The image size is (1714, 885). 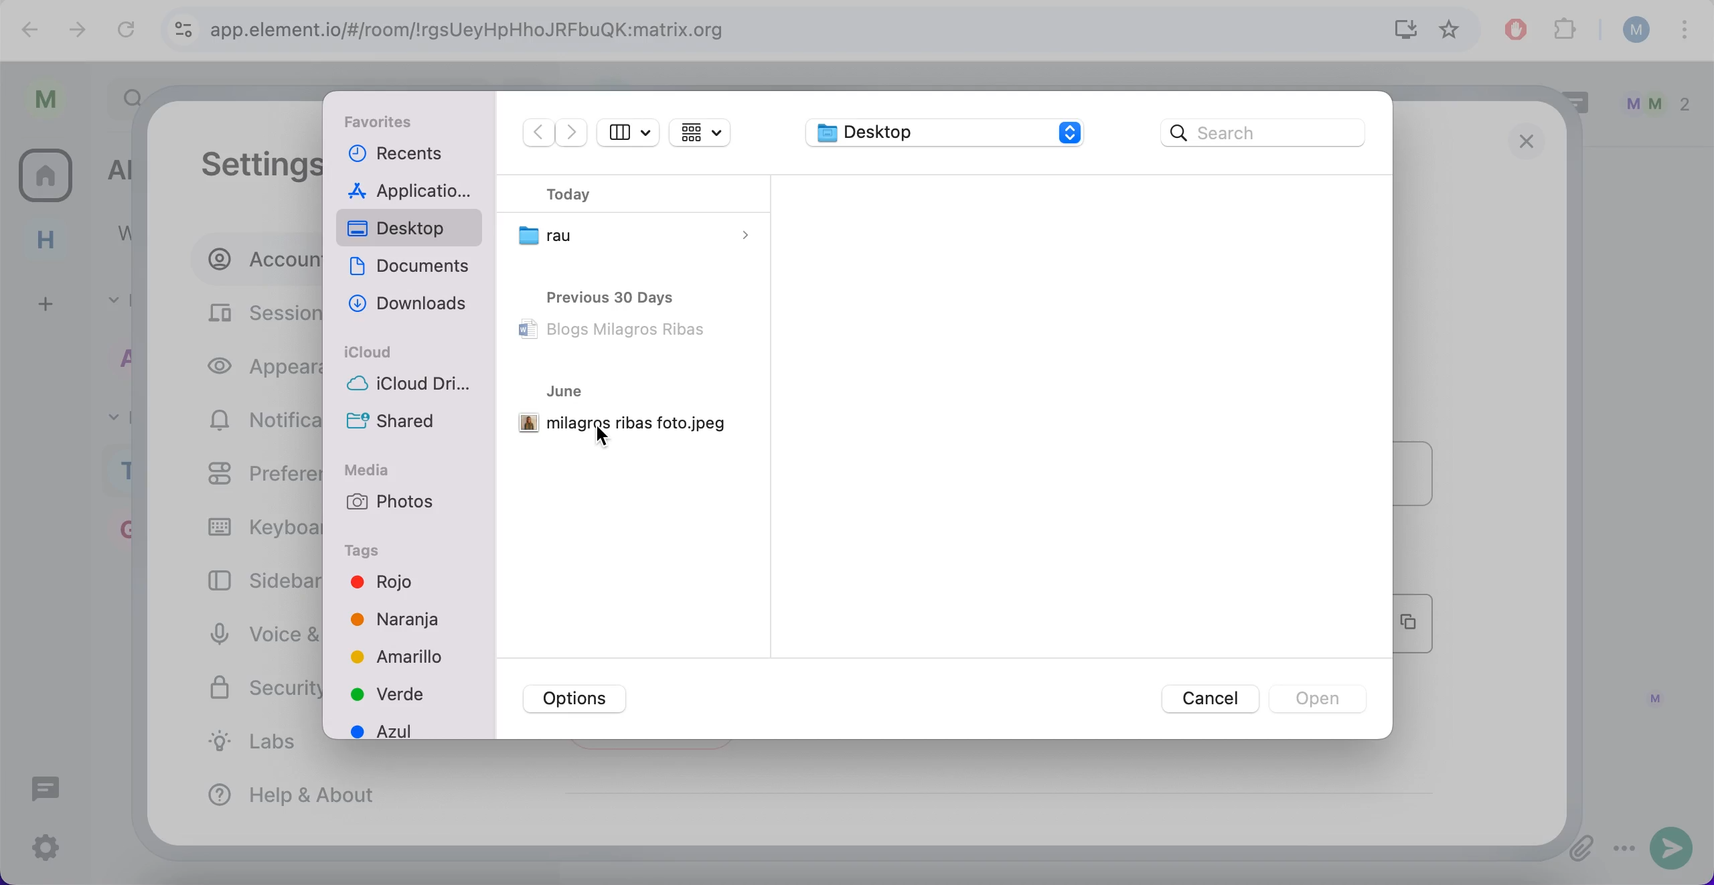 What do you see at coordinates (369, 469) in the screenshot?
I see `media` at bounding box center [369, 469].